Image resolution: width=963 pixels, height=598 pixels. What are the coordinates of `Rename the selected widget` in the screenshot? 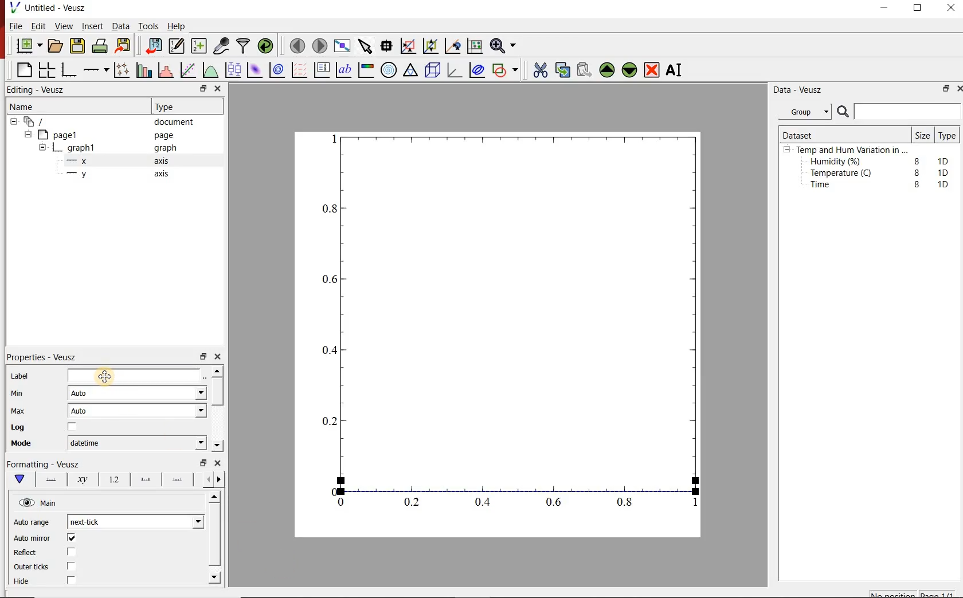 It's located at (676, 70).